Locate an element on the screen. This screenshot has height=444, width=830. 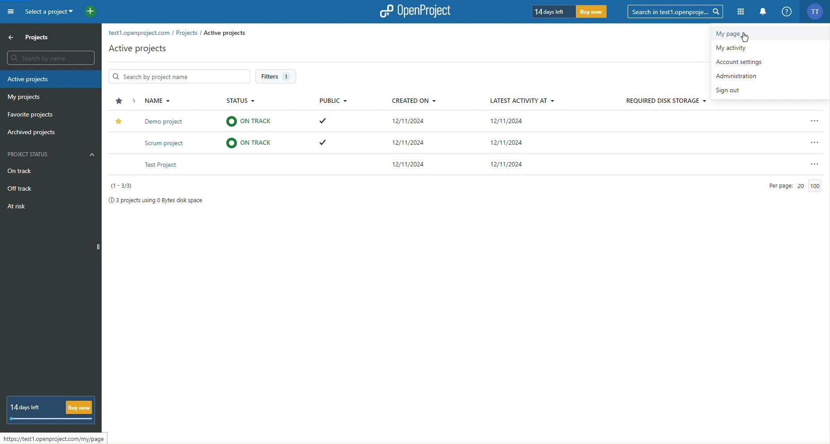
Notifications is located at coordinates (763, 12).